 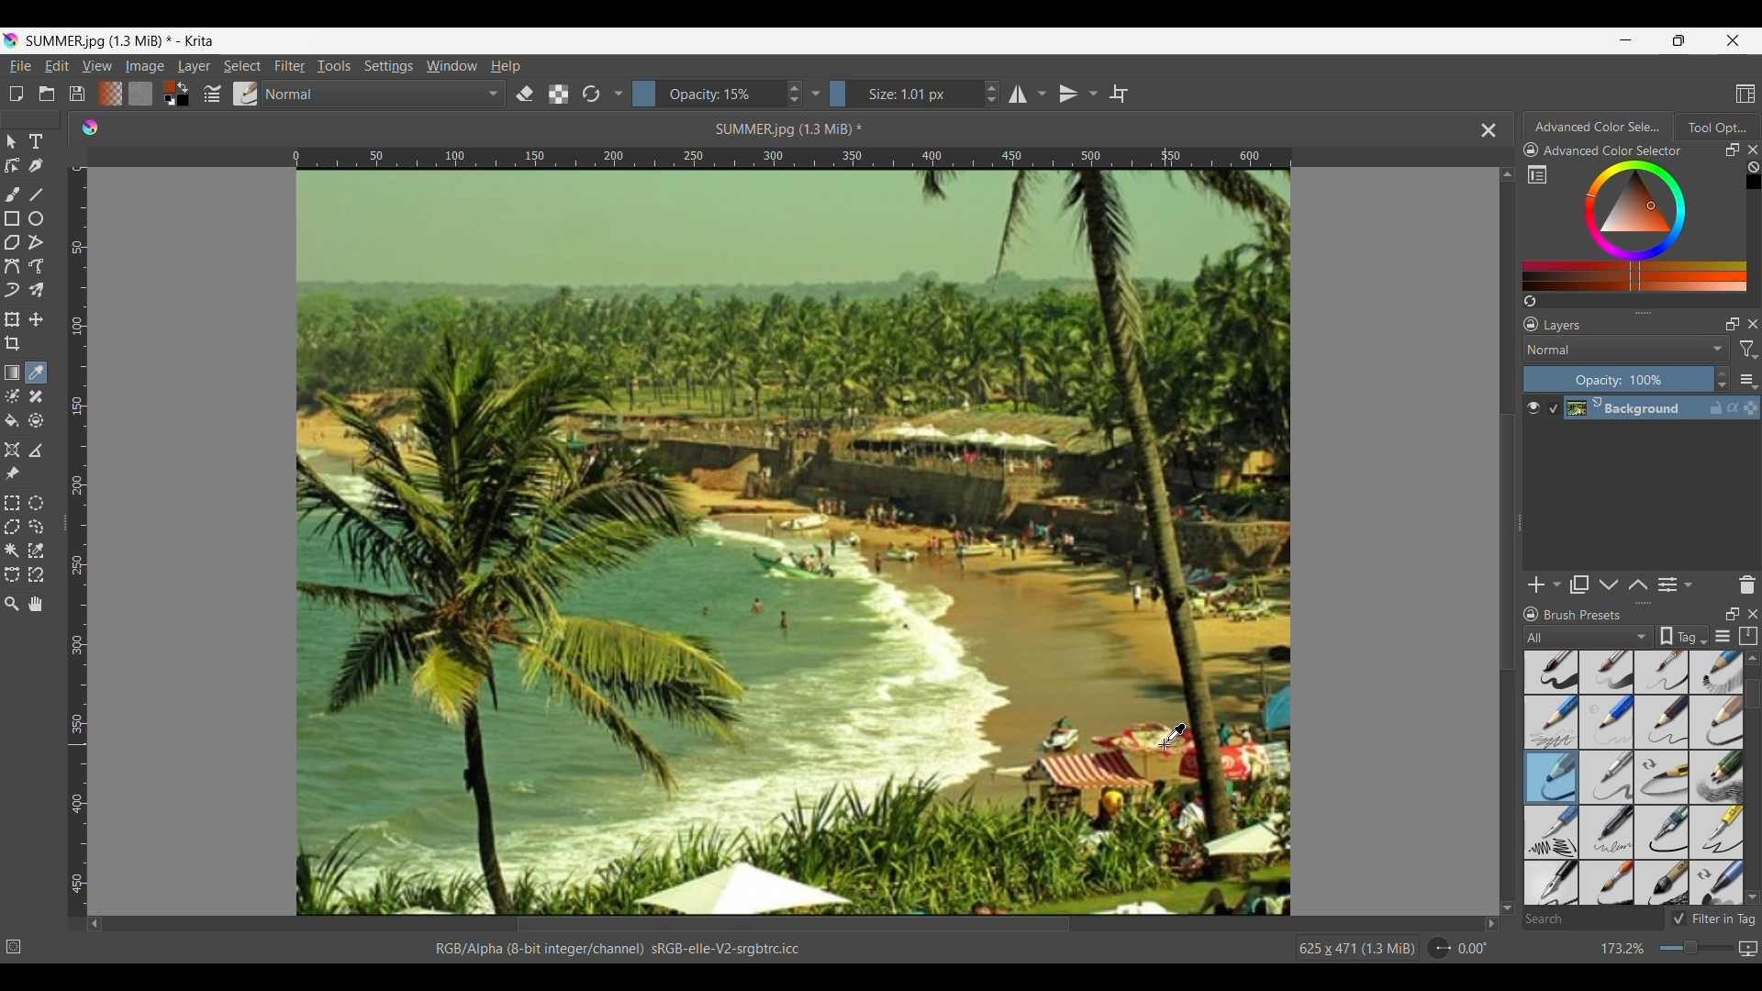 What do you see at coordinates (1637, 585) in the screenshot?
I see `Move layer or mask up` at bounding box center [1637, 585].